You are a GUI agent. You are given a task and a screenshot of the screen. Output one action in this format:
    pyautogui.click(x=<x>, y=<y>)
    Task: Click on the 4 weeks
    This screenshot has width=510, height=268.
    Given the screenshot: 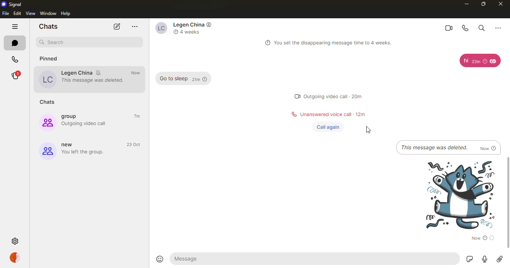 What is the action you would take?
    pyautogui.click(x=190, y=32)
    